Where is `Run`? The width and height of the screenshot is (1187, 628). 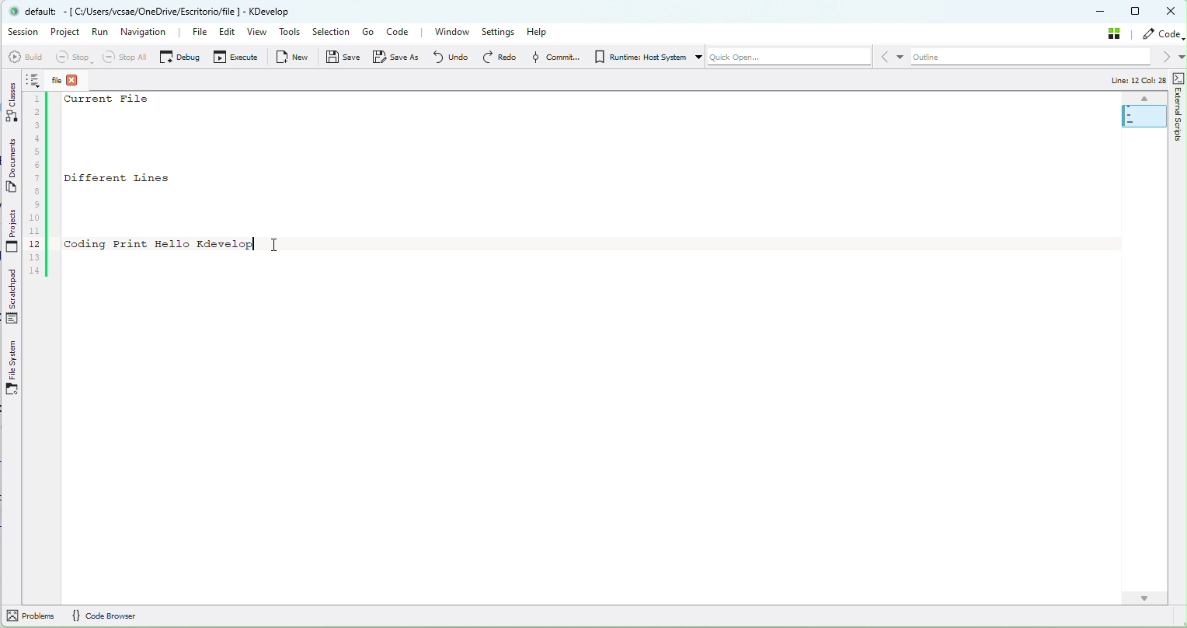 Run is located at coordinates (100, 36).